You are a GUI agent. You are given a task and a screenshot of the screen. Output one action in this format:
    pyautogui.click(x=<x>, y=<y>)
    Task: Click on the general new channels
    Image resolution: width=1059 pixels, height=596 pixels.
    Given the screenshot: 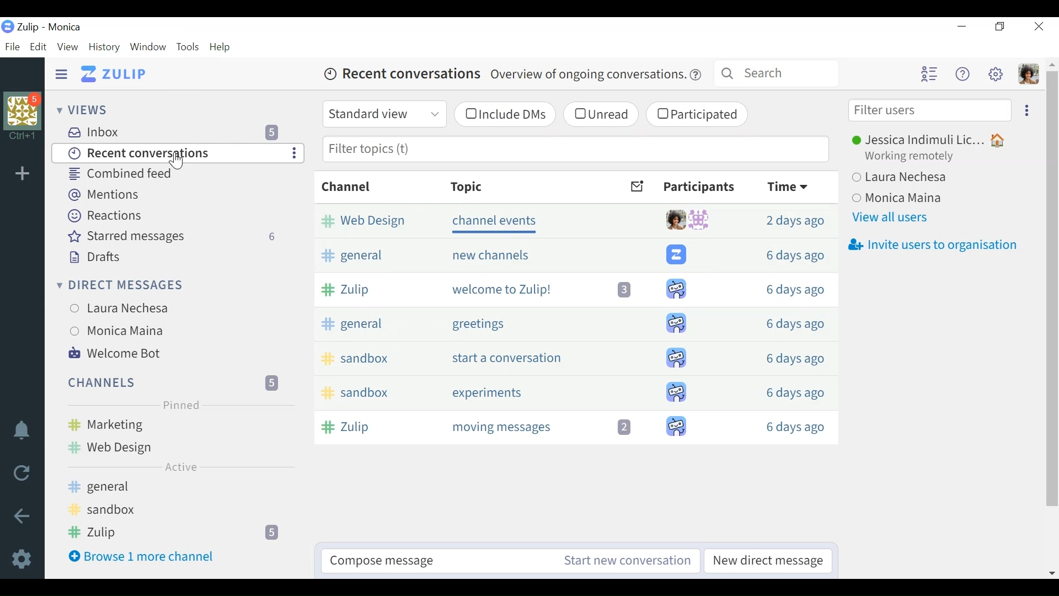 What is the action you would take?
    pyautogui.click(x=574, y=255)
    